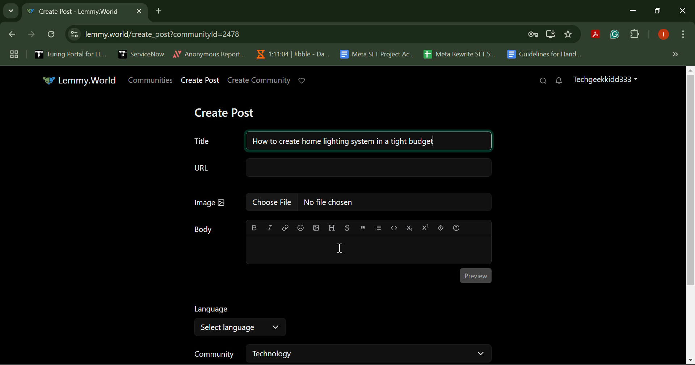 The width and height of the screenshot is (695, 365). What do you see at coordinates (291, 52) in the screenshot?
I see `Jibble` at bounding box center [291, 52].